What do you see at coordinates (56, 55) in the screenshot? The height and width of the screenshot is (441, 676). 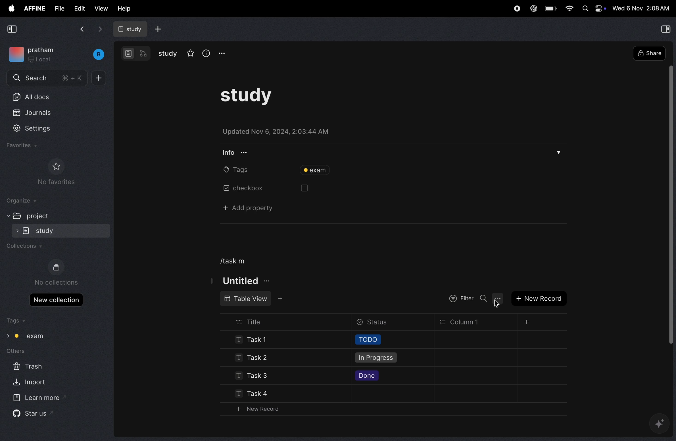 I see `work space` at bounding box center [56, 55].